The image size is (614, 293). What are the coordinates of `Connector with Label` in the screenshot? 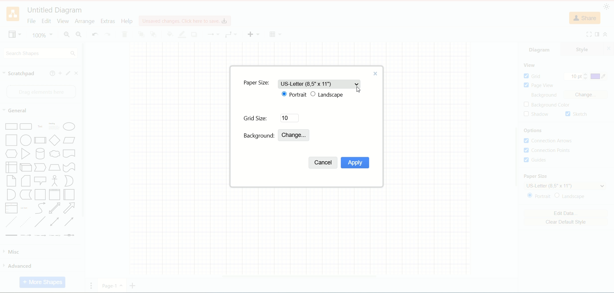 It's located at (26, 236).